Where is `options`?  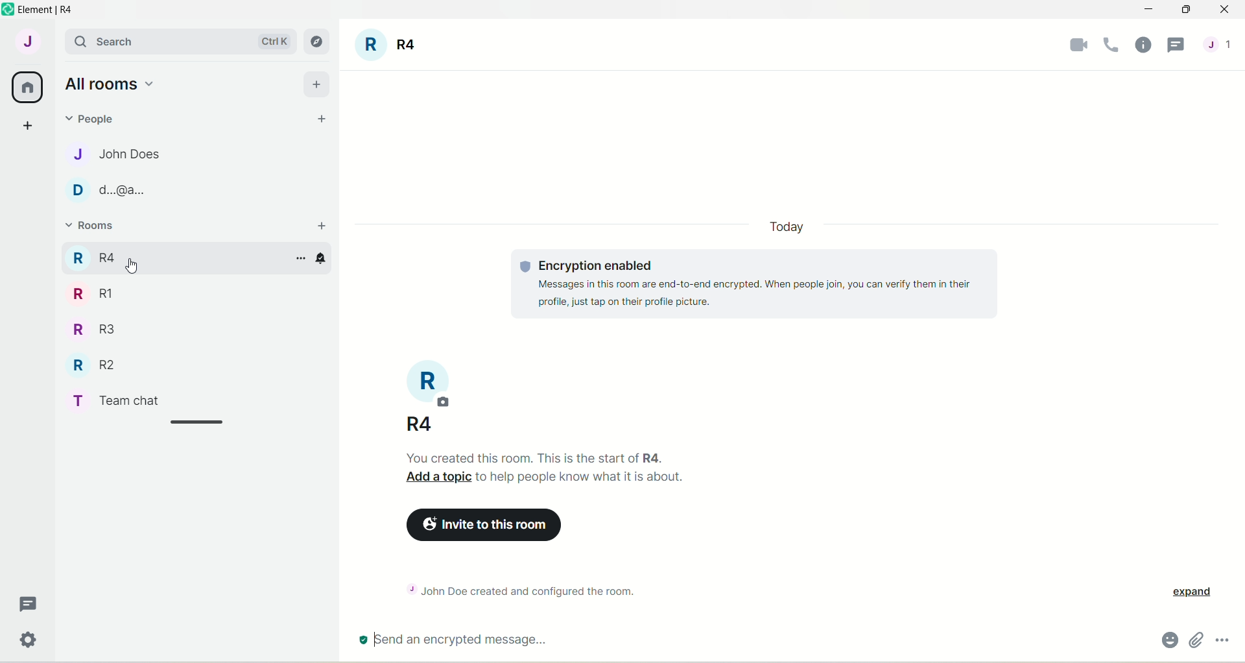
options is located at coordinates (1226, 638).